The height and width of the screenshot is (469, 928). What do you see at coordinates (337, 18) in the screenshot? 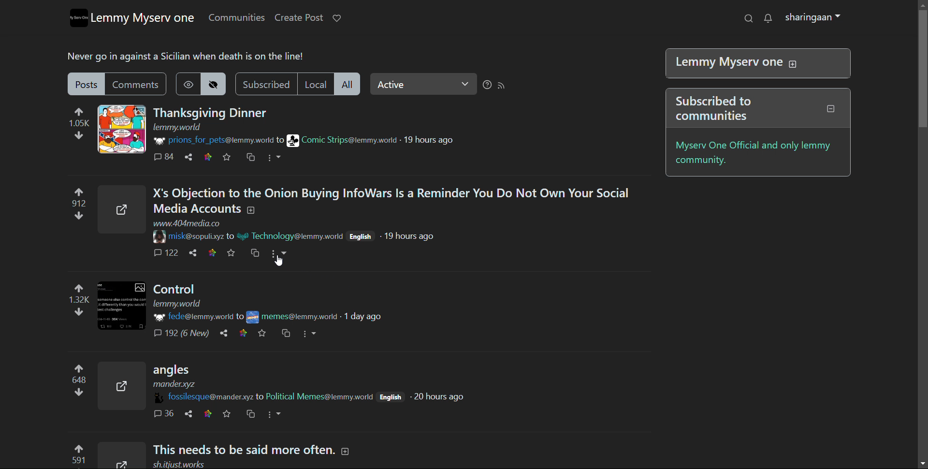
I see `donate to lemmy` at bounding box center [337, 18].